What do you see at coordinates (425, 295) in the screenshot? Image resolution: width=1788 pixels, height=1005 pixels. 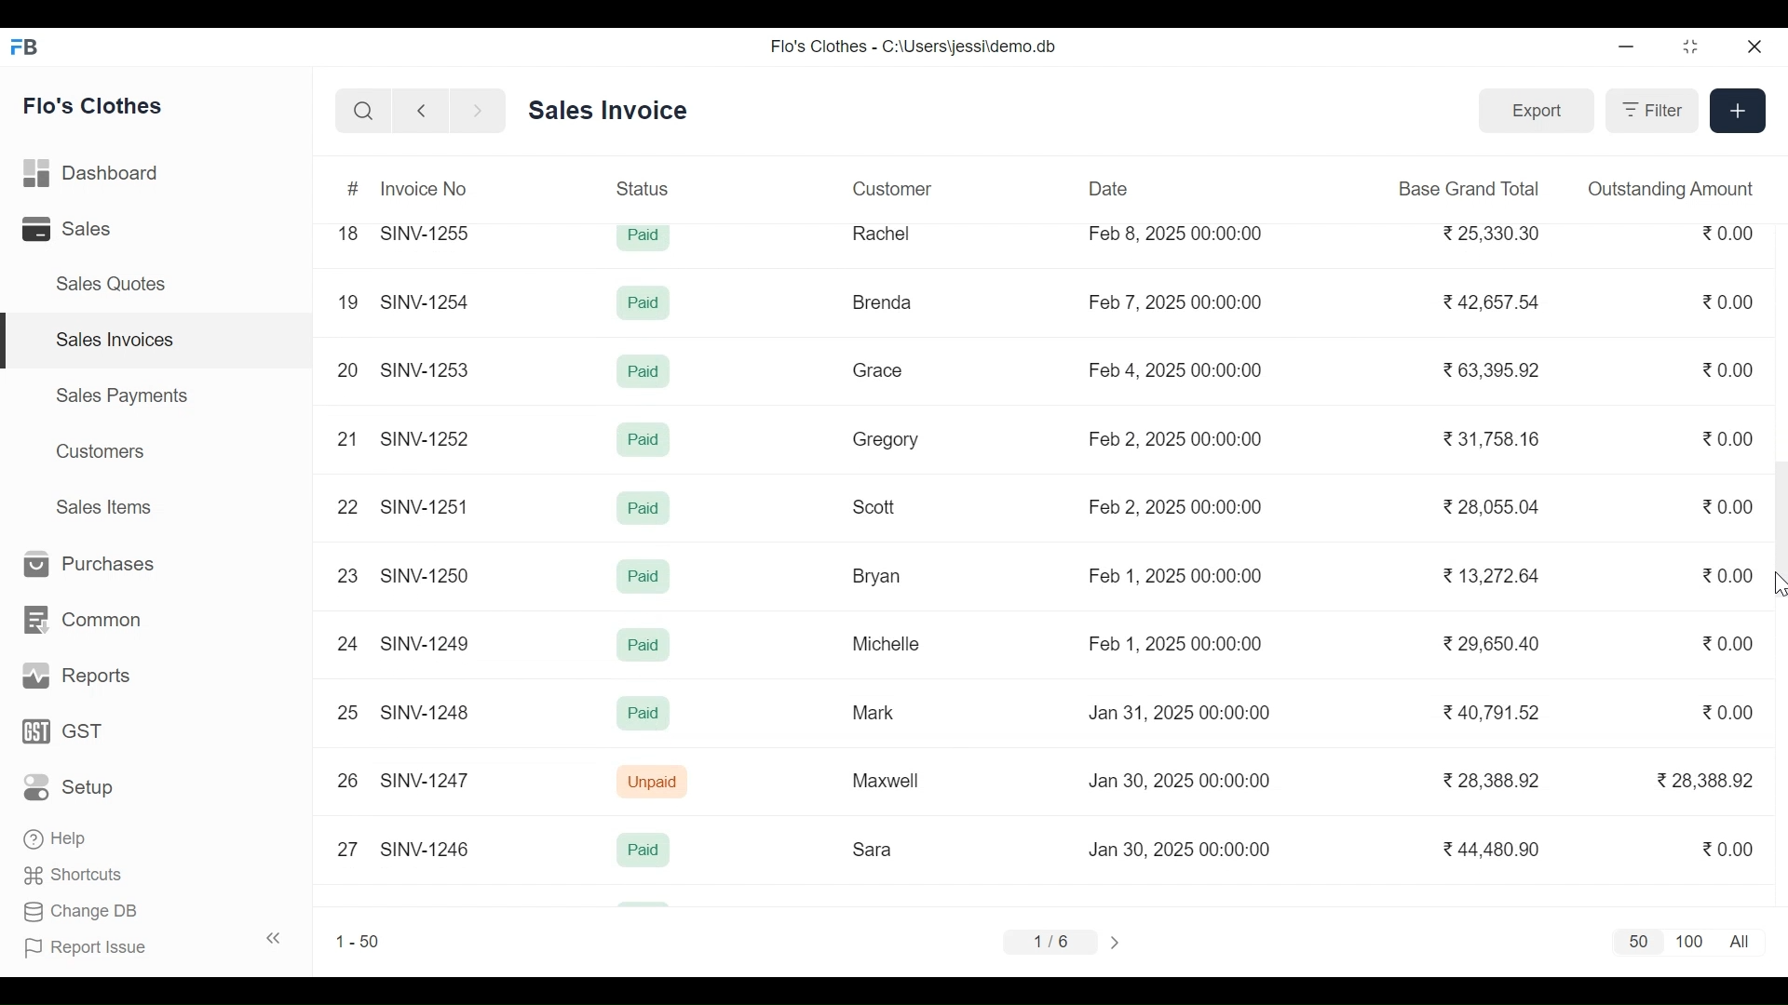 I see `SINV-1254` at bounding box center [425, 295].